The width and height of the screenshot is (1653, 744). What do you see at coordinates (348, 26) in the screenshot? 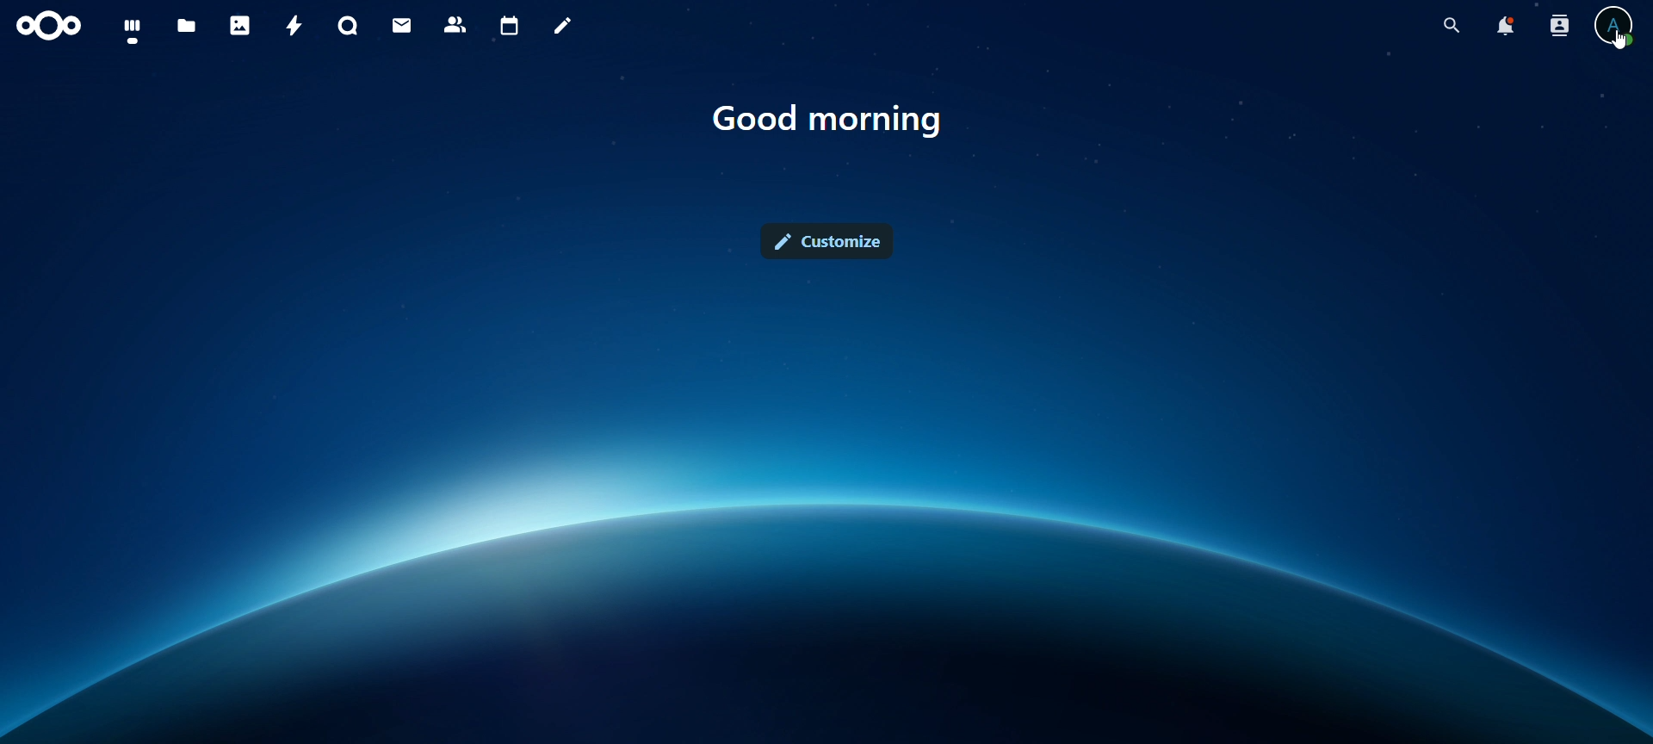
I see `talk` at bounding box center [348, 26].